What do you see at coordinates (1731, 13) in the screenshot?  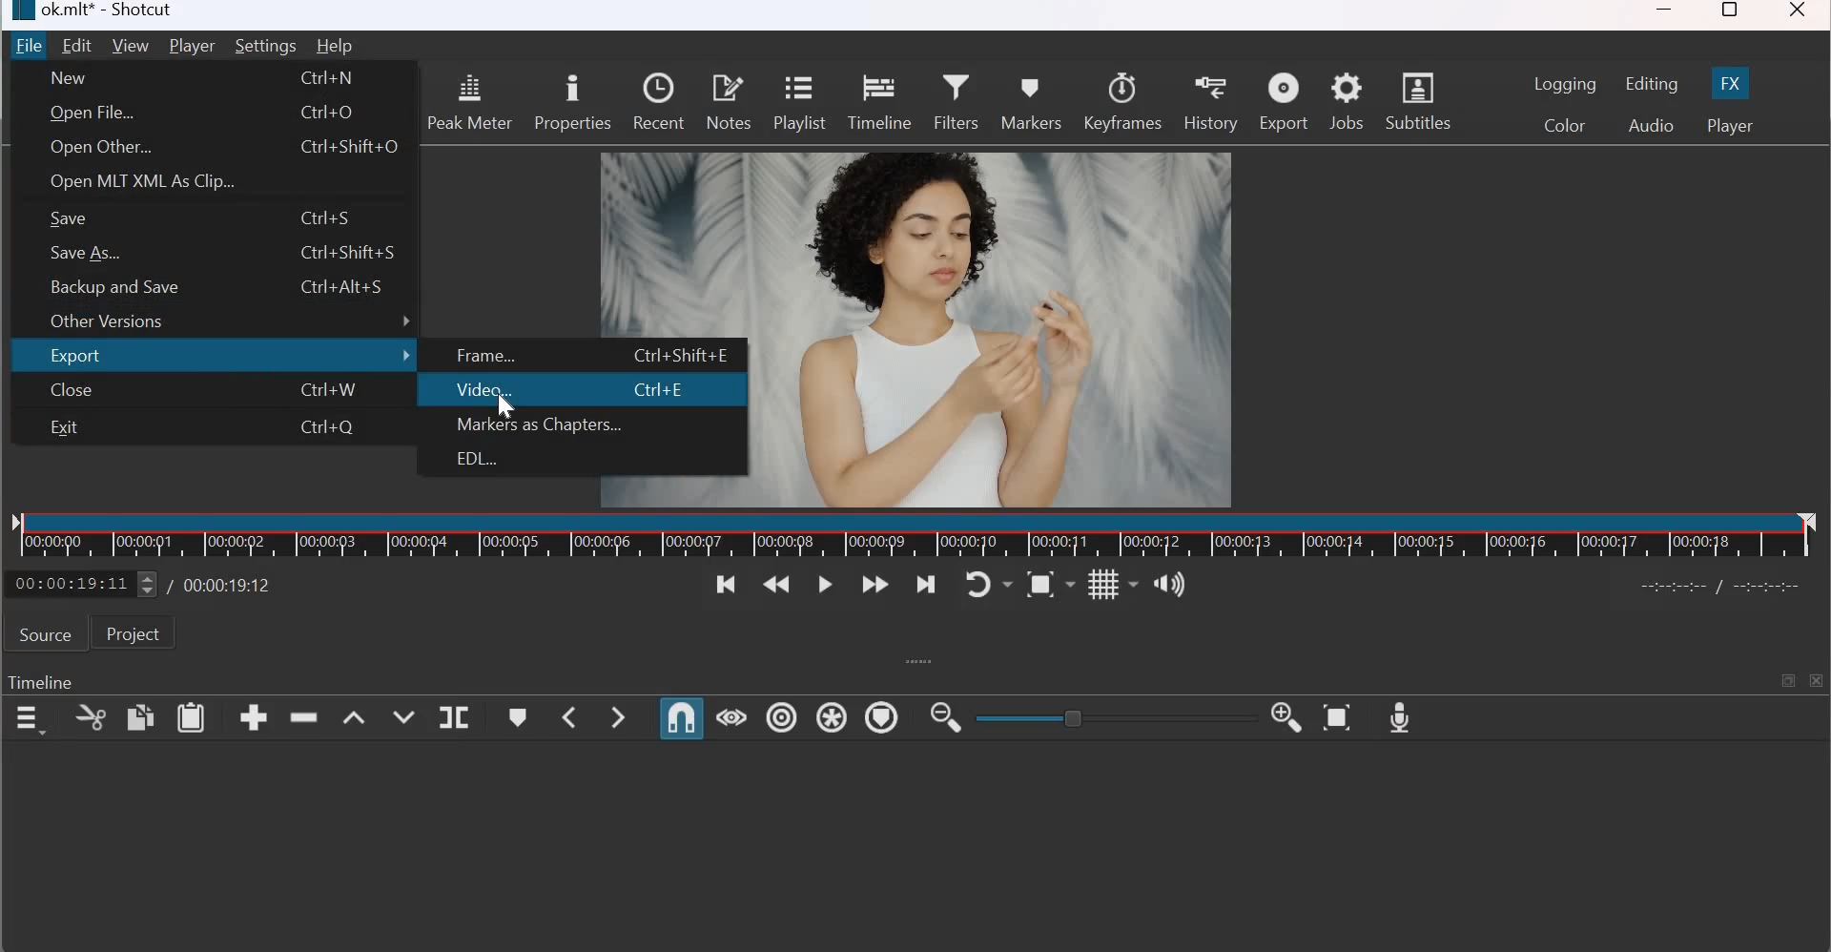 I see `Maximize` at bounding box center [1731, 13].